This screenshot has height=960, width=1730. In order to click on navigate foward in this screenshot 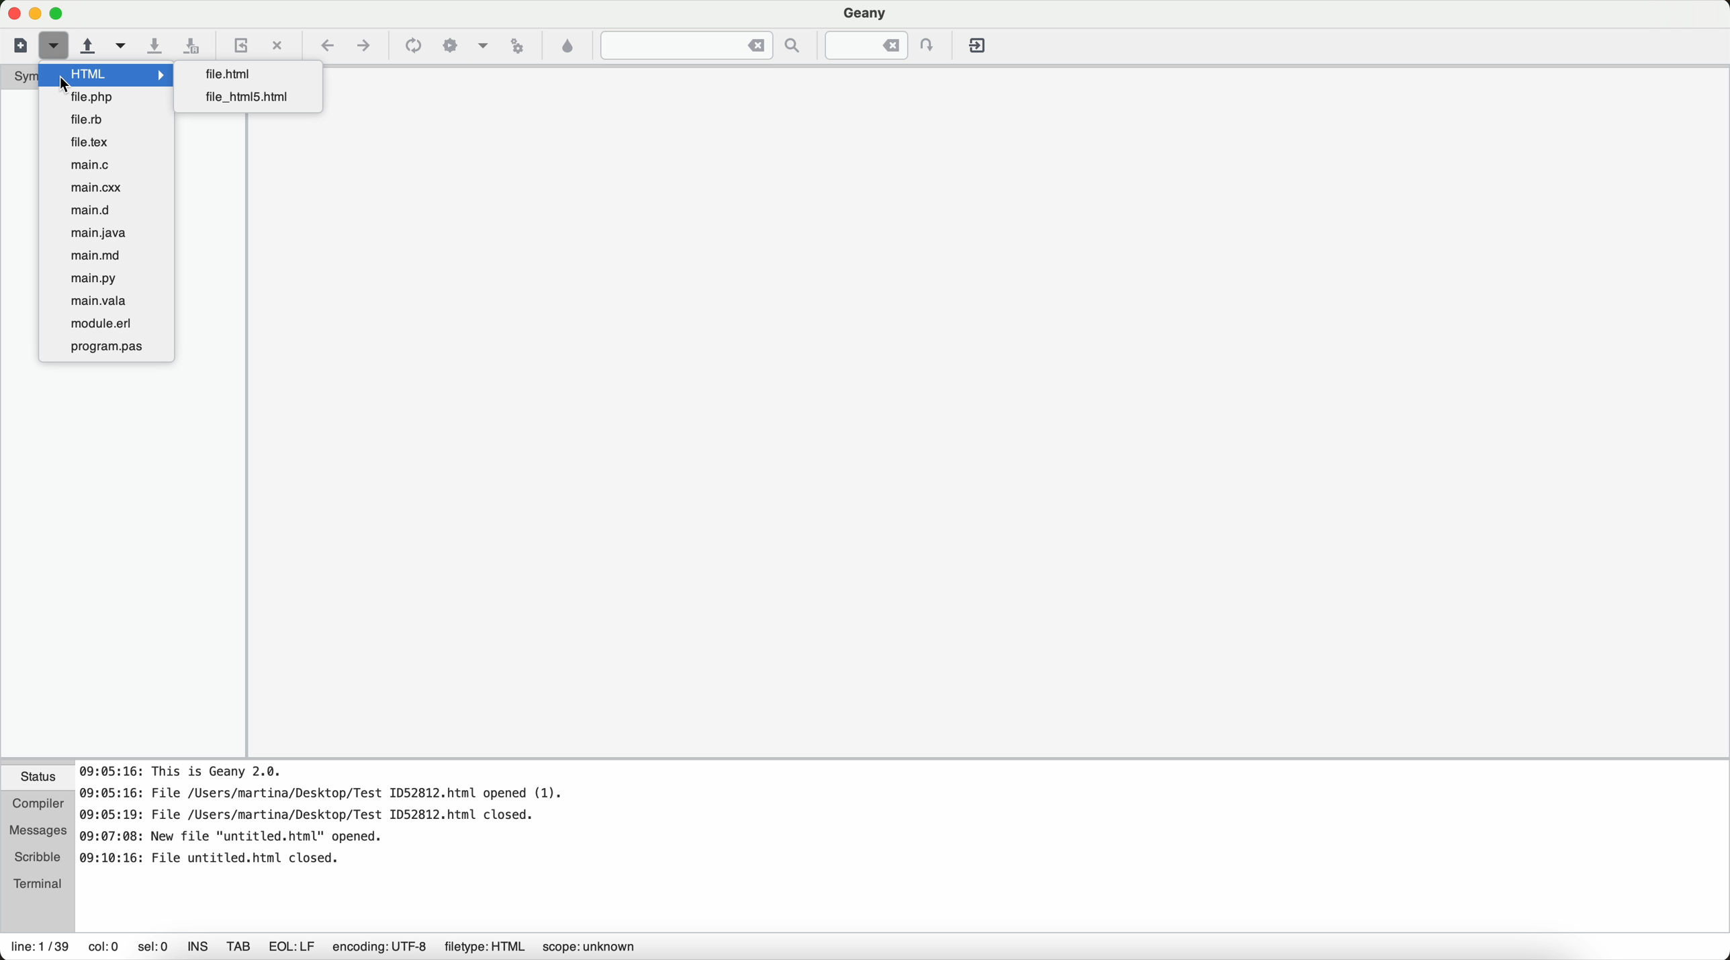, I will do `click(364, 44)`.